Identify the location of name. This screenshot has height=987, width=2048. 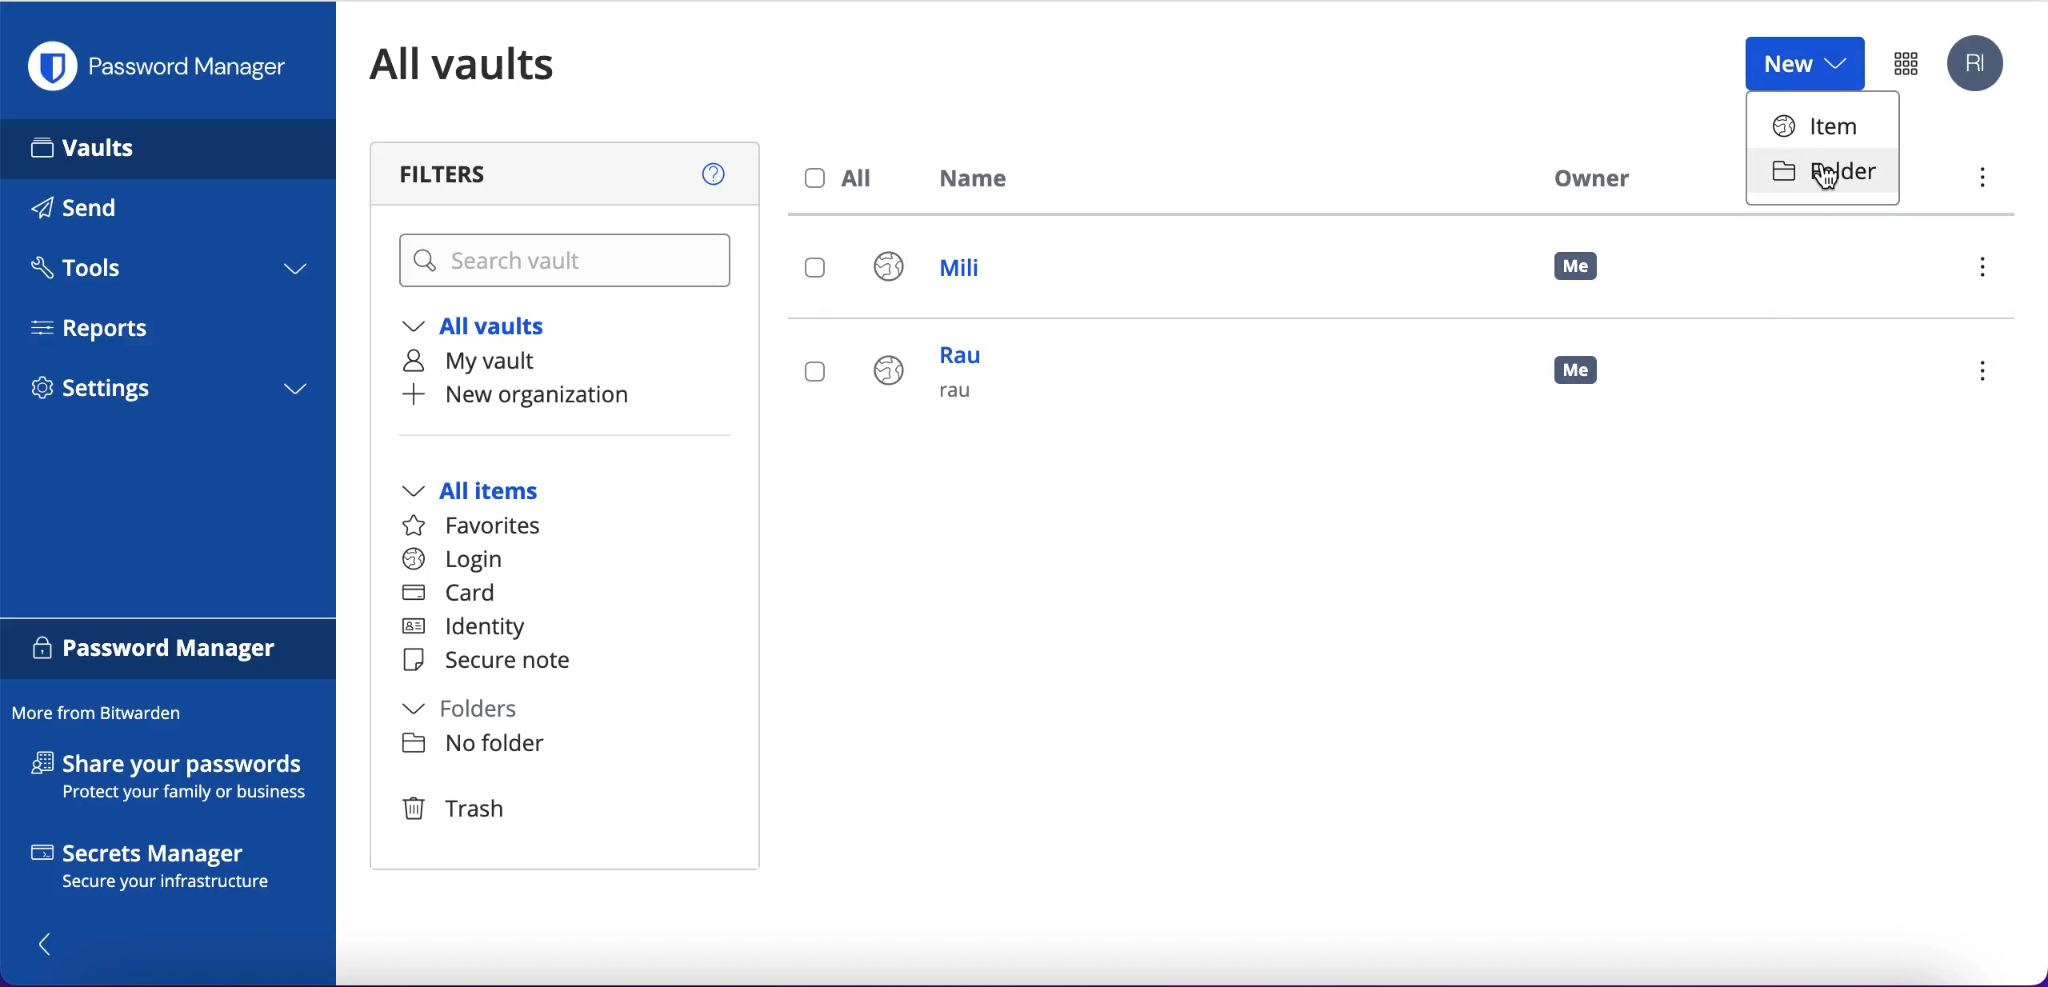
(983, 182).